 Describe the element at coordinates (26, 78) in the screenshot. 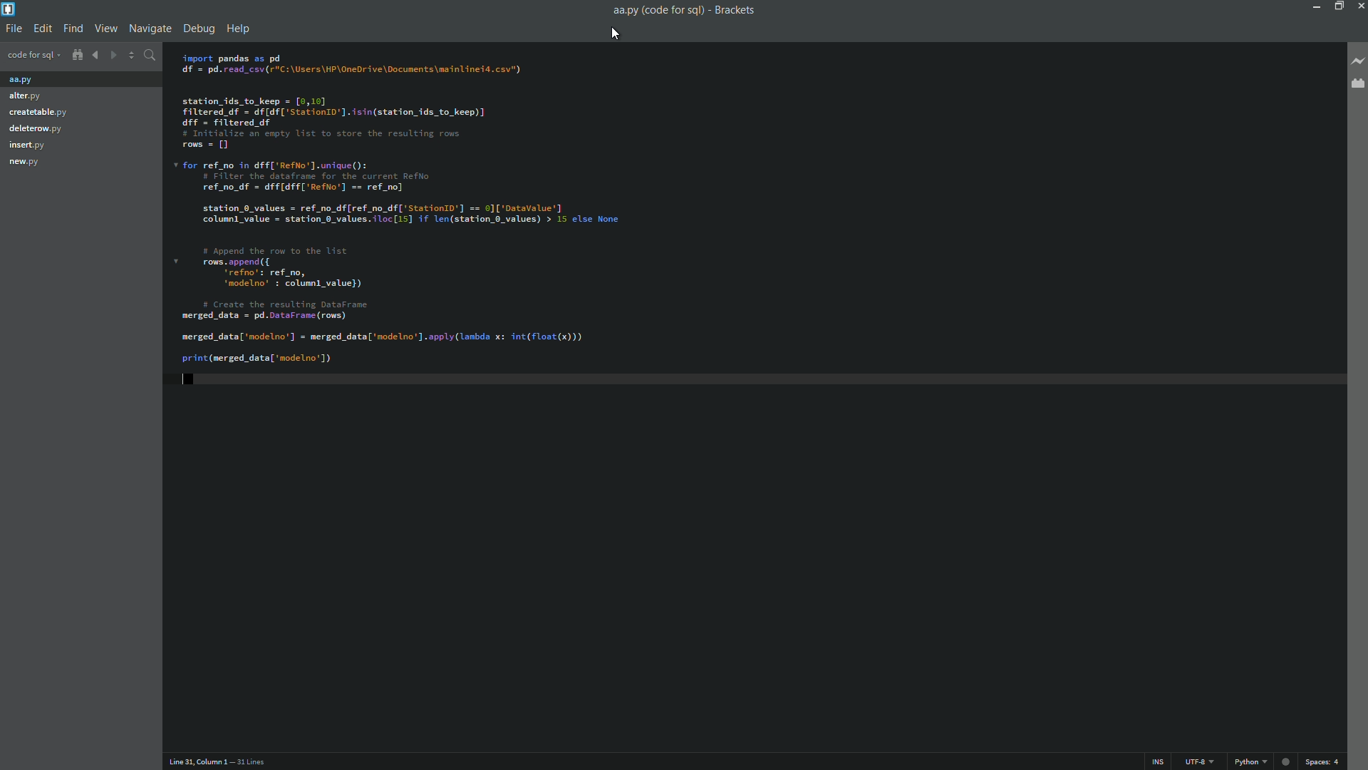

I see `project files 1` at that location.